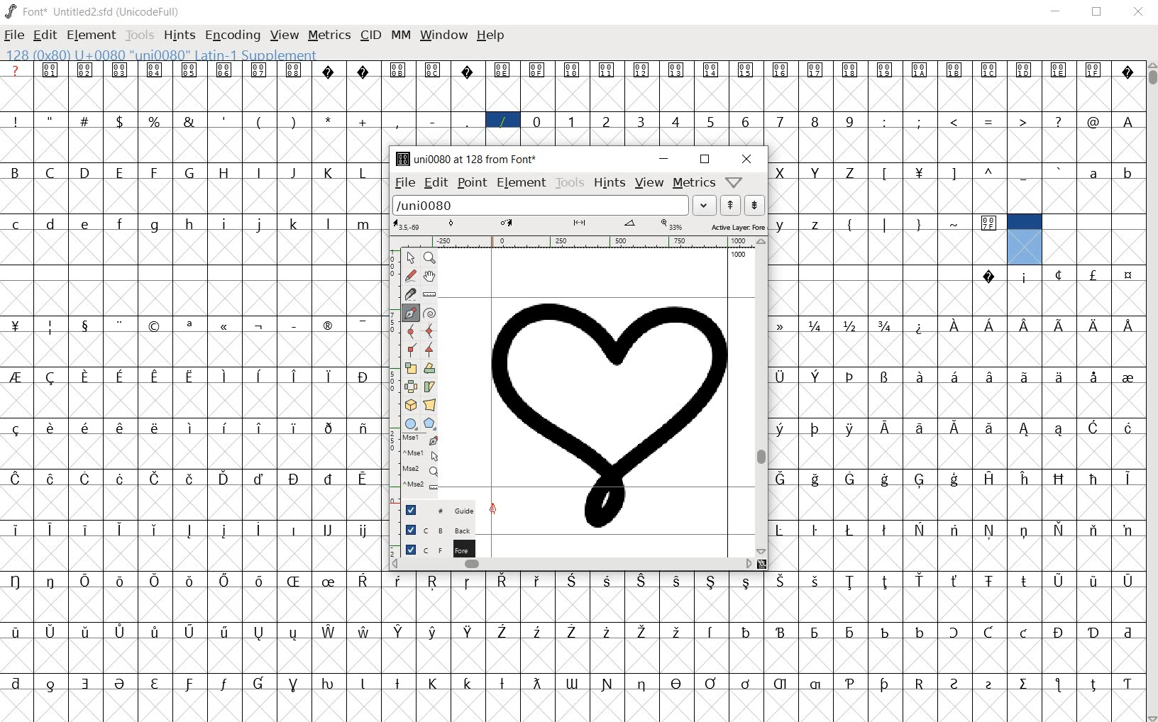  I want to click on glyph, so click(190, 479).